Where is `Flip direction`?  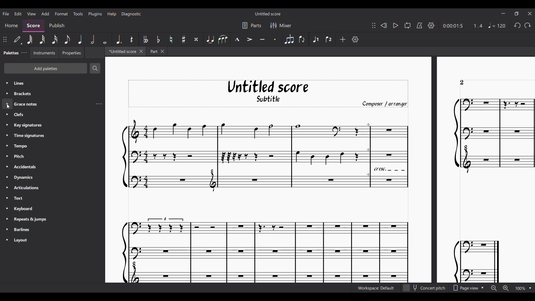
Flip direction is located at coordinates (302, 39).